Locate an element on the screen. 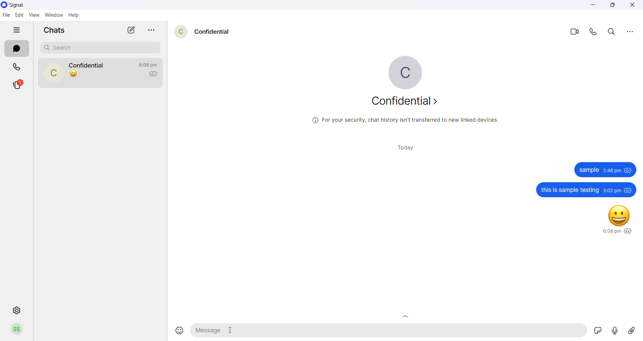 This screenshot has height=341, width=643. voice note is located at coordinates (616, 331).